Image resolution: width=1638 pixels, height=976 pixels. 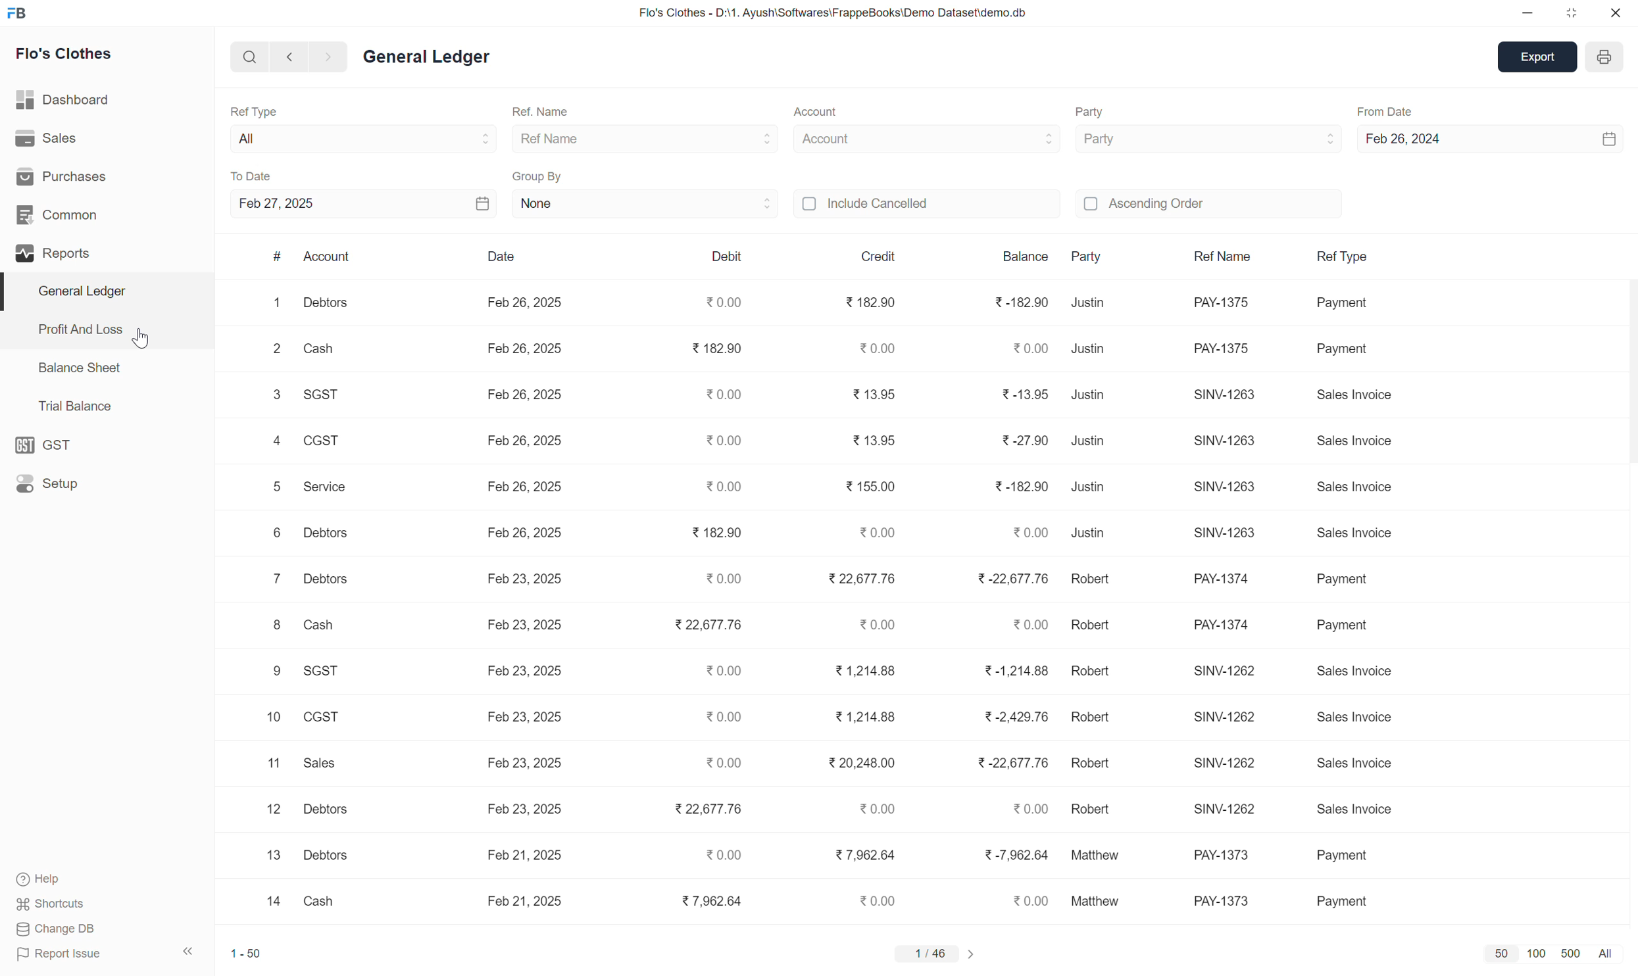 I want to click on Date, so click(x=497, y=256).